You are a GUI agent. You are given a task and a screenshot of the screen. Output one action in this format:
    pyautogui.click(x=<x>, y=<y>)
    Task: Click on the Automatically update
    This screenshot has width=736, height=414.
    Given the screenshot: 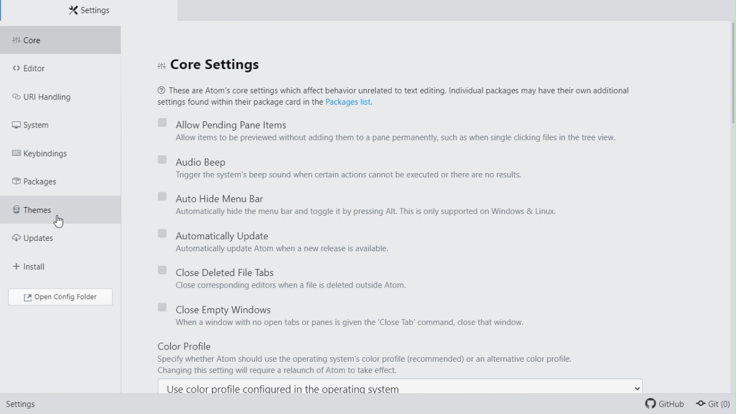 What is the action you would take?
    pyautogui.click(x=310, y=235)
    